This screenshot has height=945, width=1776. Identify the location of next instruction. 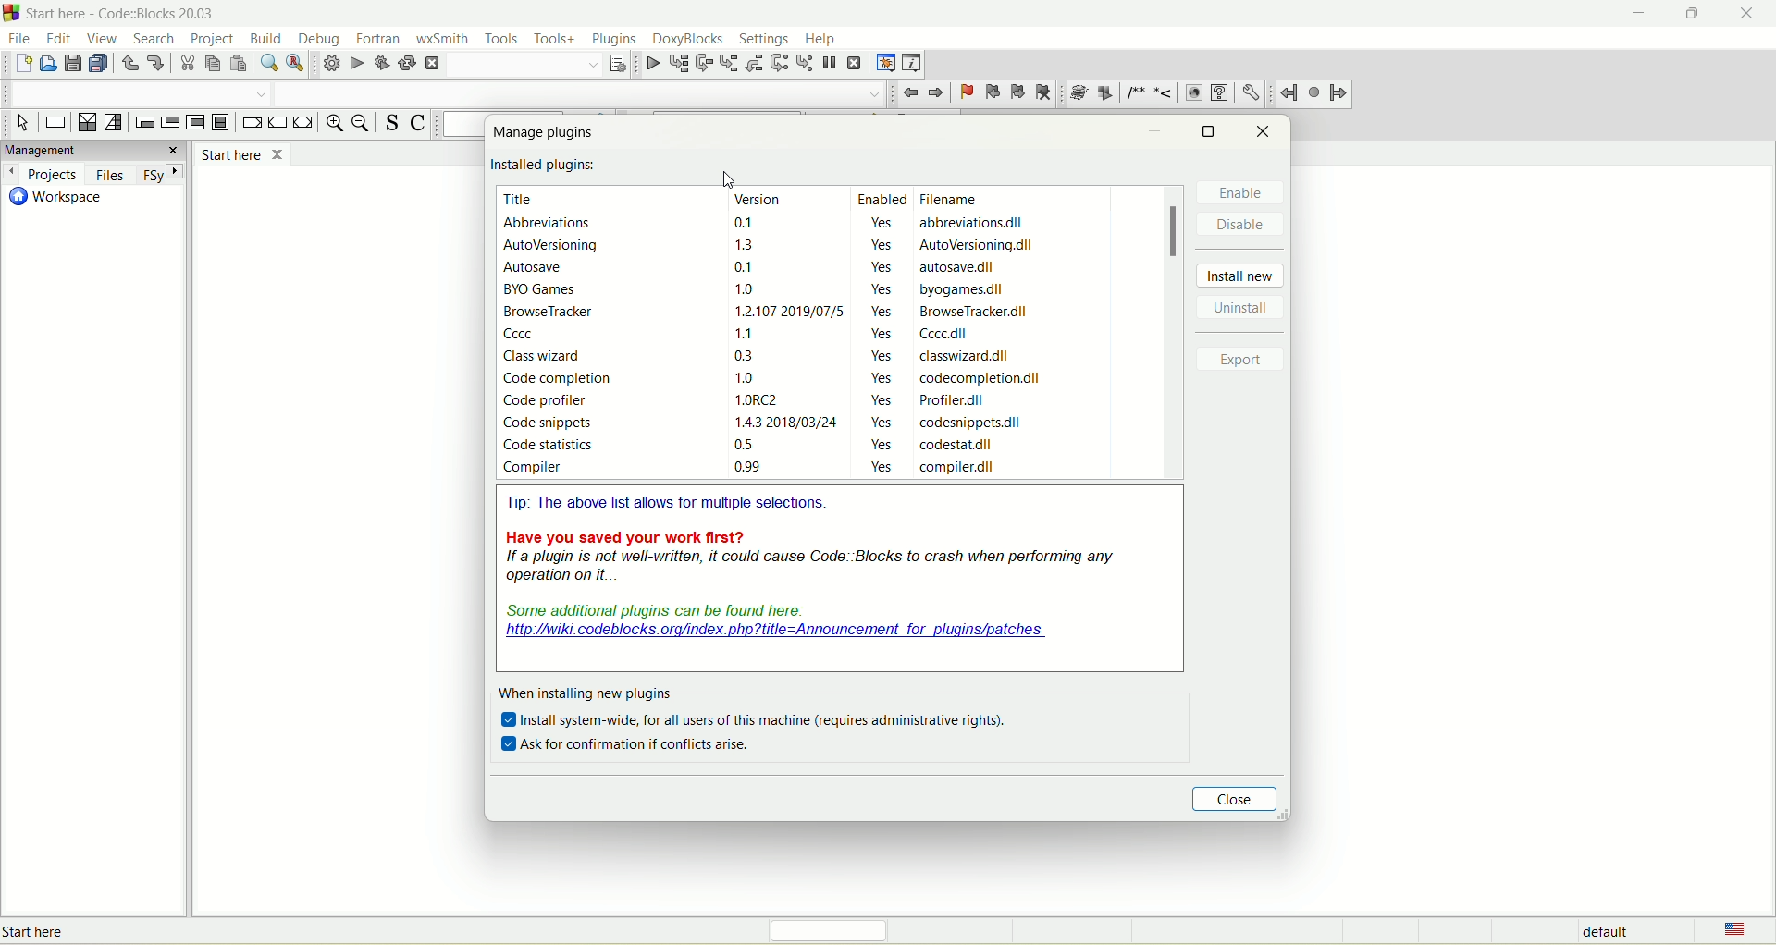
(780, 64).